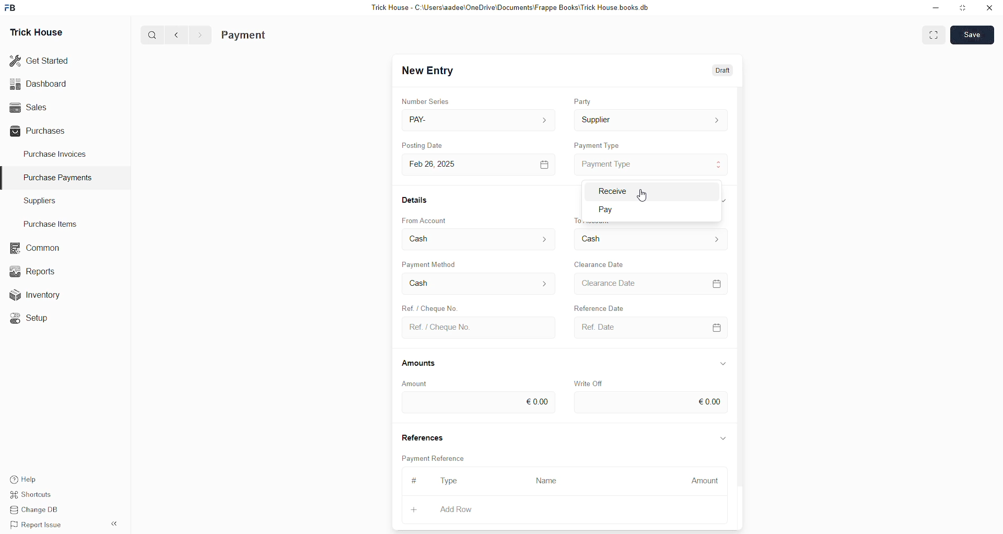 The width and height of the screenshot is (1003, 534). I want to click on Pay, so click(607, 211).